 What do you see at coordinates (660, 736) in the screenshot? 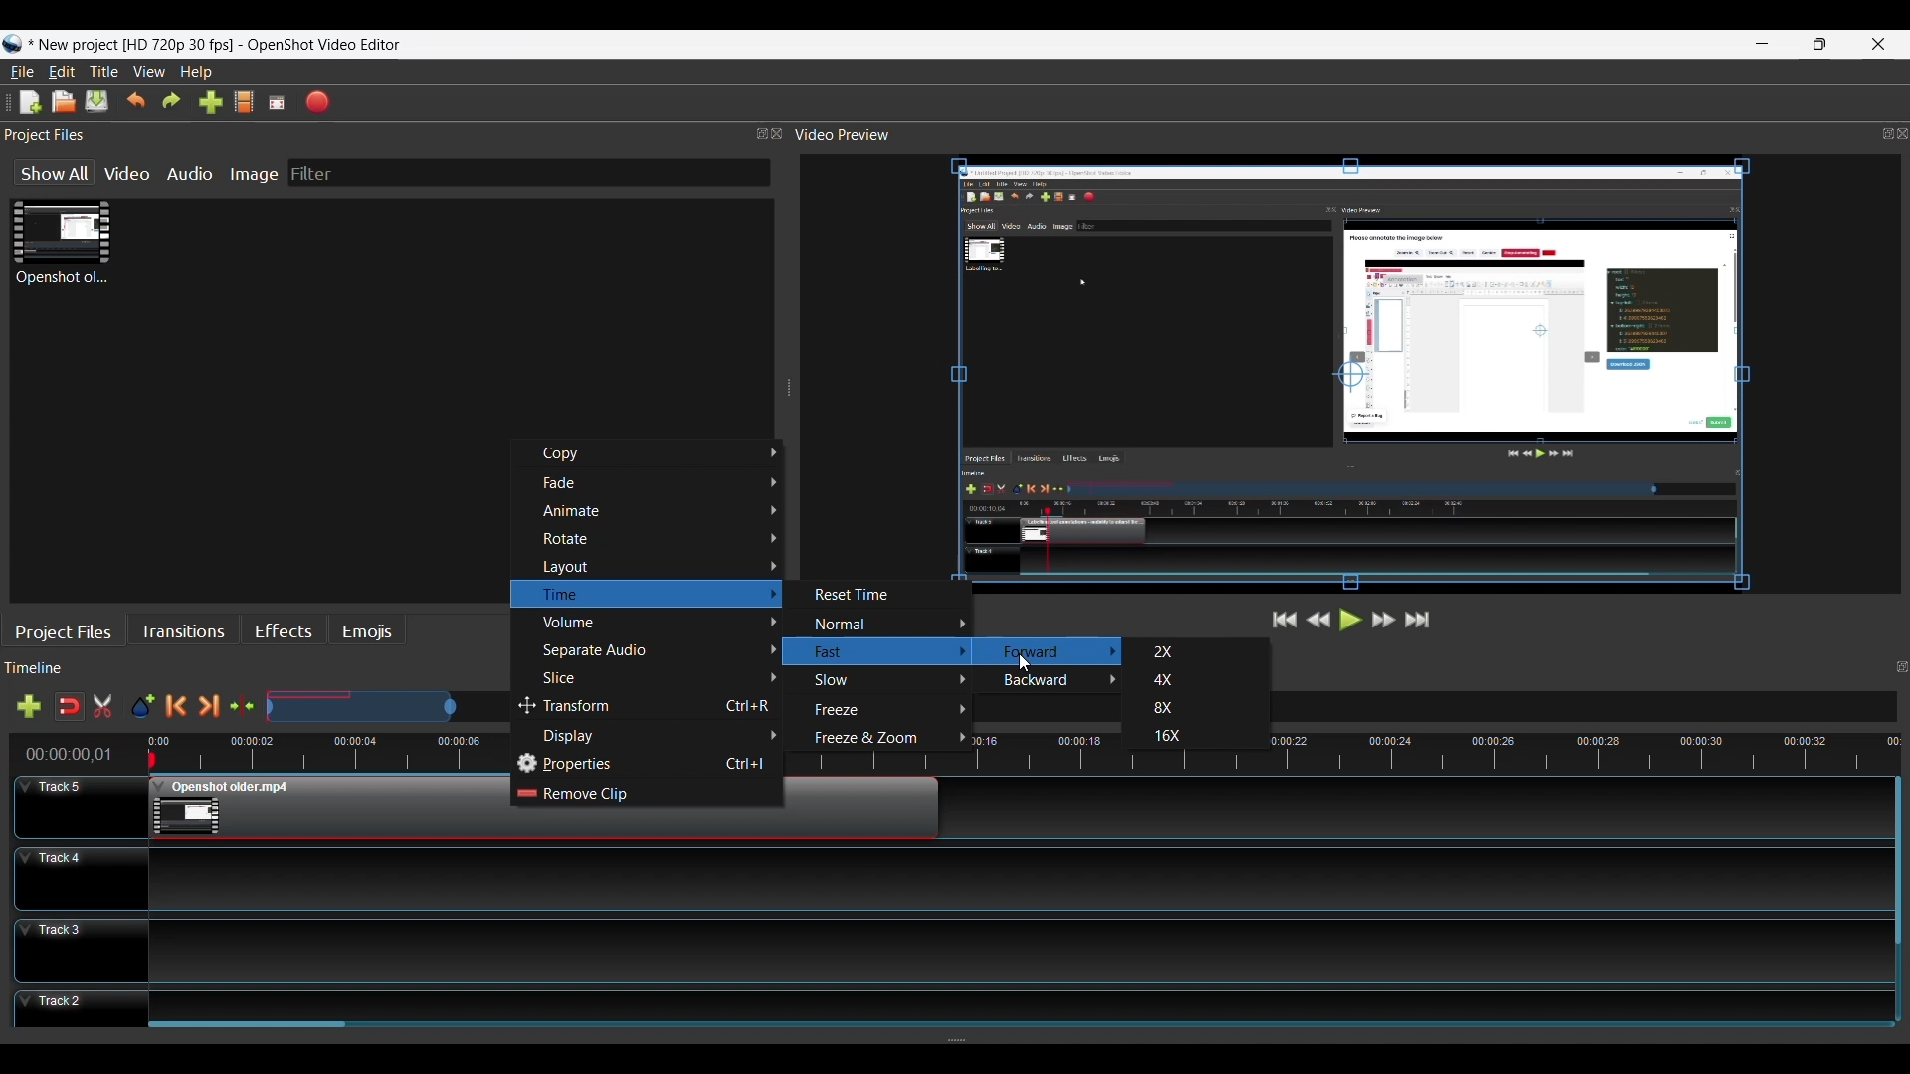
I see `Display` at bounding box center [660, 736].